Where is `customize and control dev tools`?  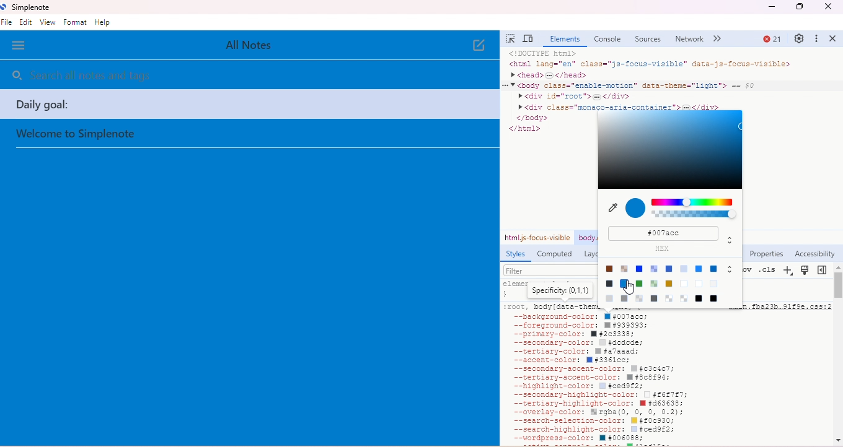 customize and control dev tools is located at coordinates (817, 39).